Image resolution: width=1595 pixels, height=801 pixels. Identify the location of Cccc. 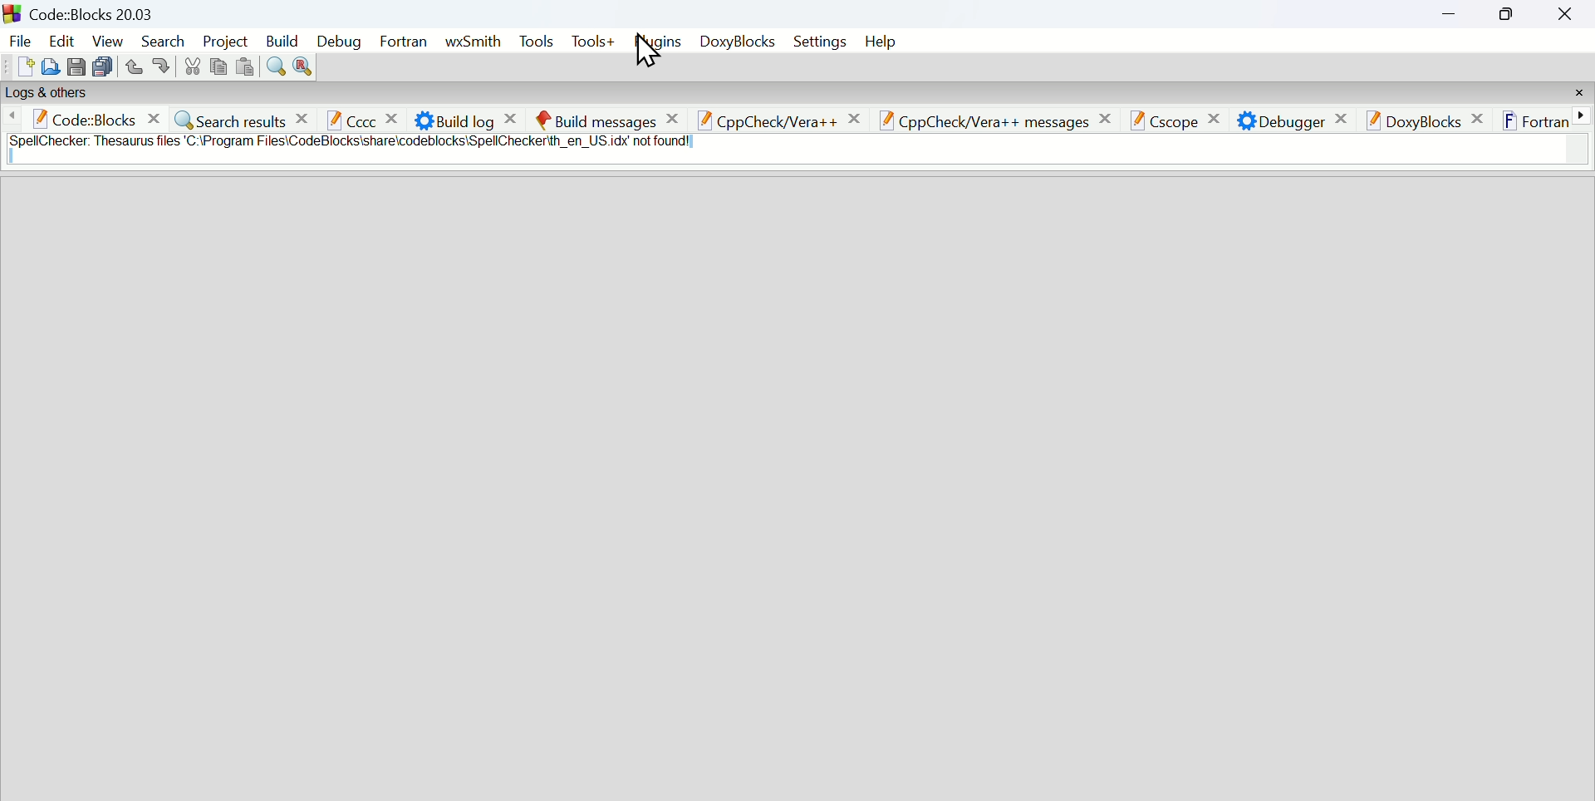
(365, 118).